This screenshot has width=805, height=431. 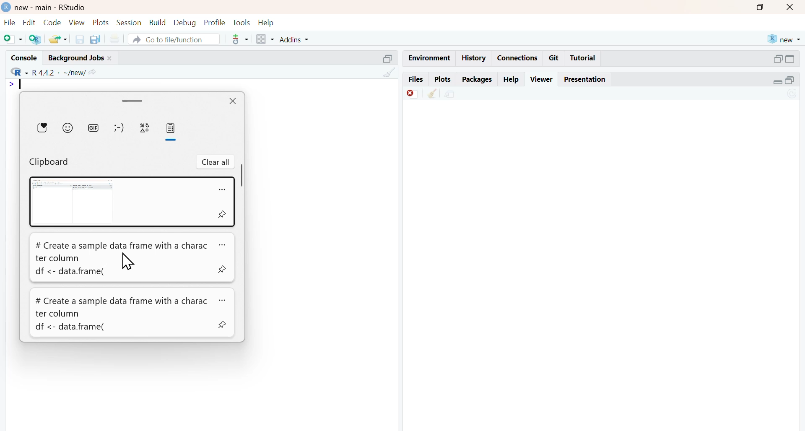 I want to click on viewer, so click(x=543, y=79).